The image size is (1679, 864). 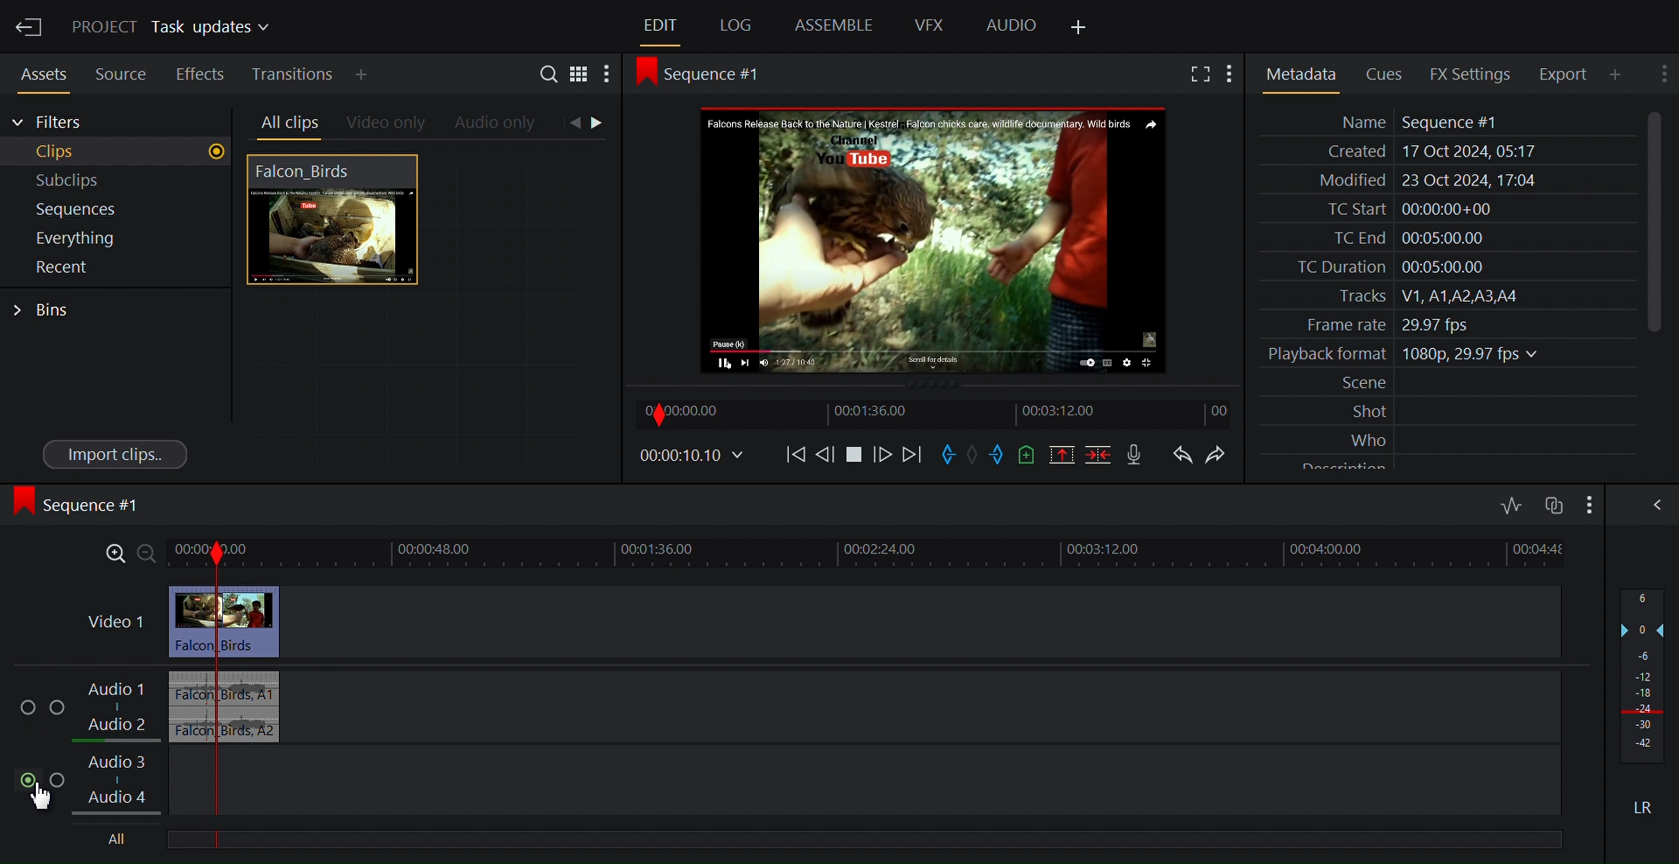 I want to click on zoom out, so click(x=147, y=554).